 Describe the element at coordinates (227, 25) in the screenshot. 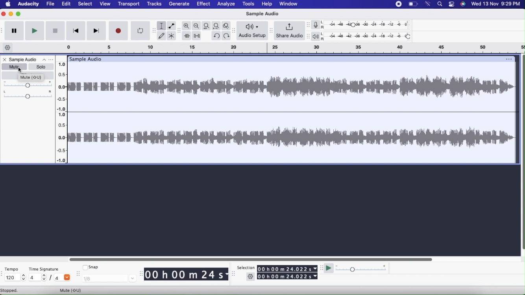

I see `Zoom toggle` at that location.